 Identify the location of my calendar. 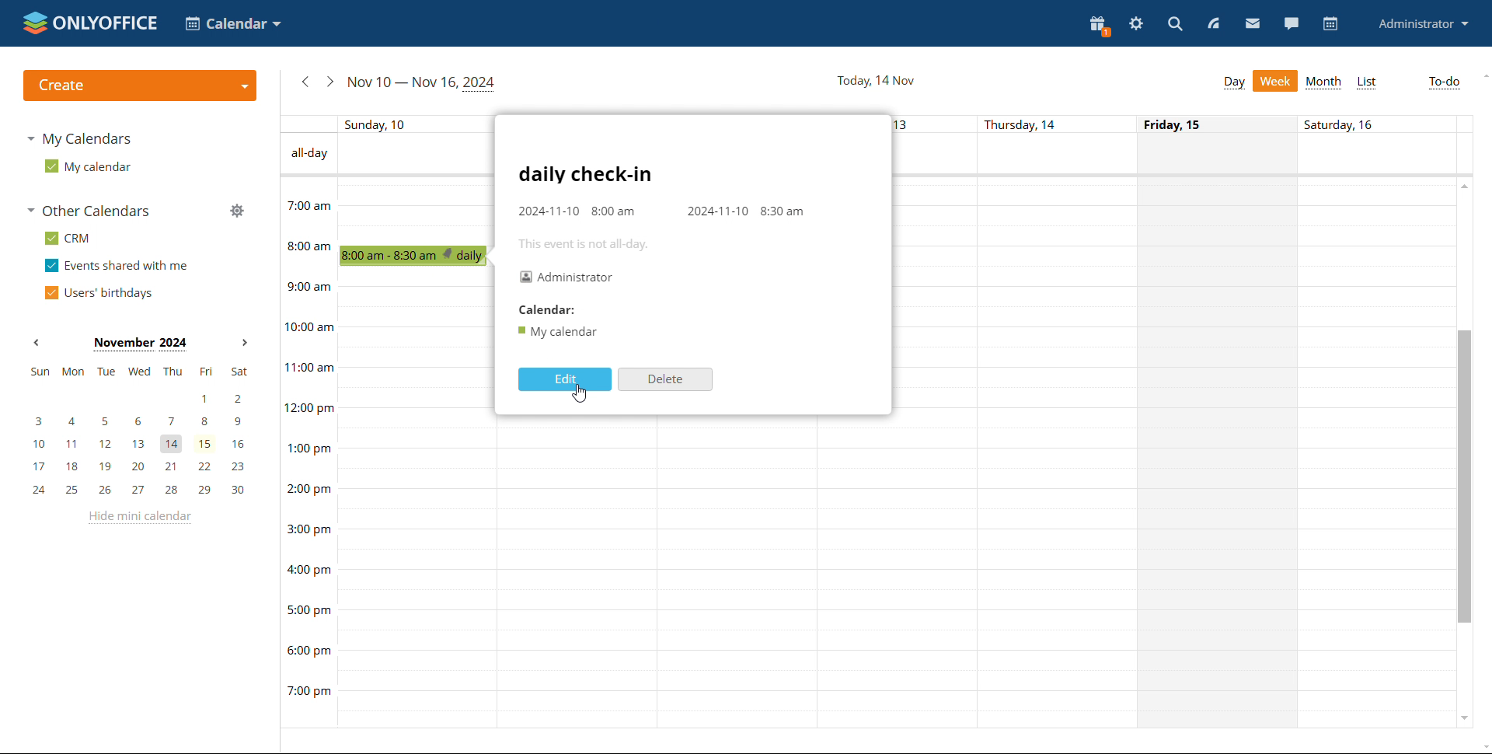
(86, 166).